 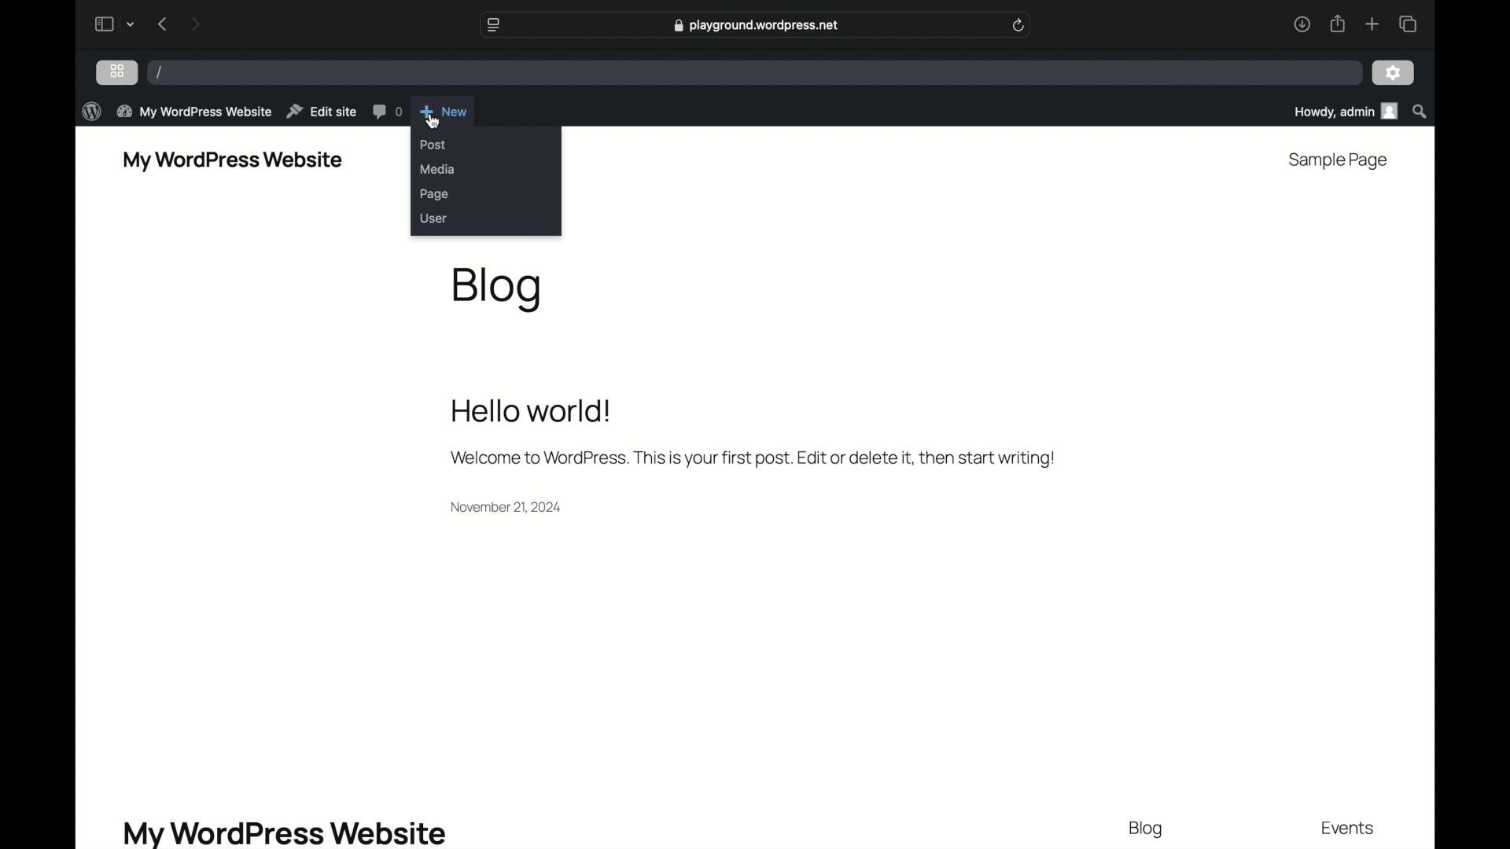 What do you see at coordinates (163, 24) in the screenshot?
I see `previous page` at bounding box center [163, 24].